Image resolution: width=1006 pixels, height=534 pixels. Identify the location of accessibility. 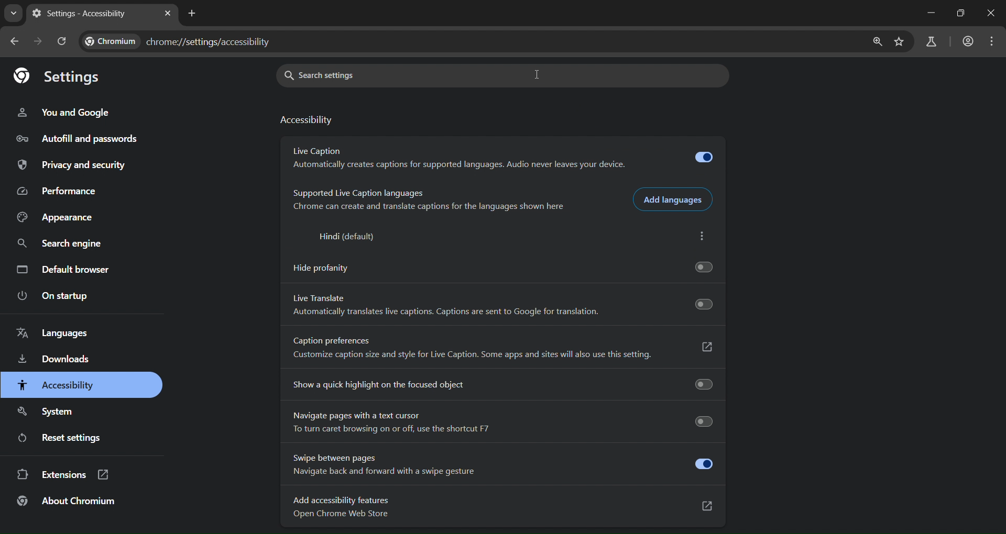
(308, 120).